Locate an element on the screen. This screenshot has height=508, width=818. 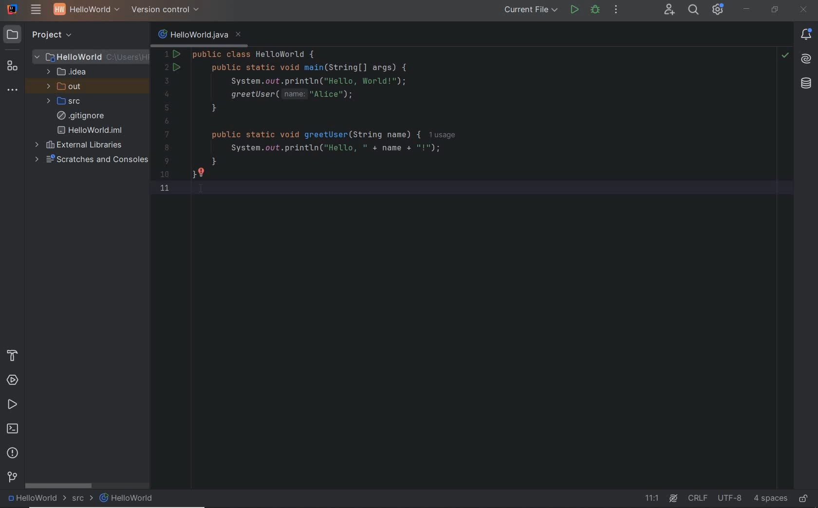
main menu is located at coordinates (37, 11).